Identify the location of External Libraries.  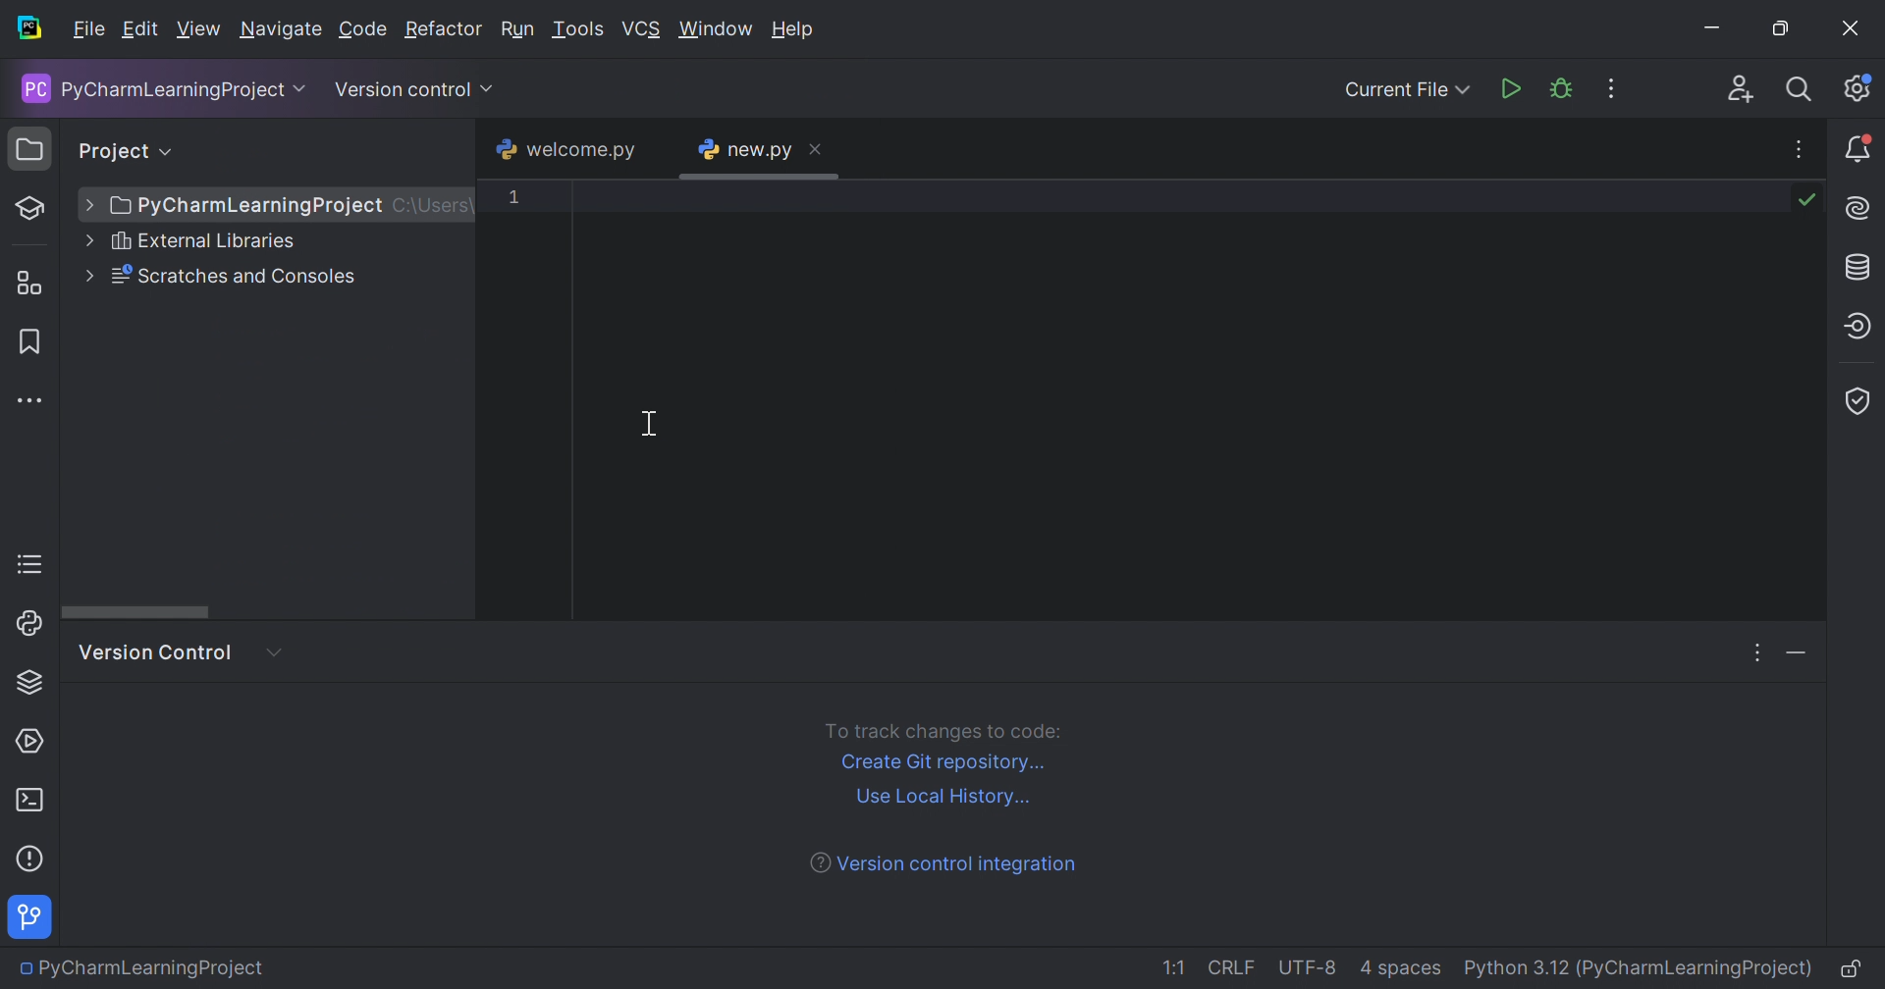
(205, 240).